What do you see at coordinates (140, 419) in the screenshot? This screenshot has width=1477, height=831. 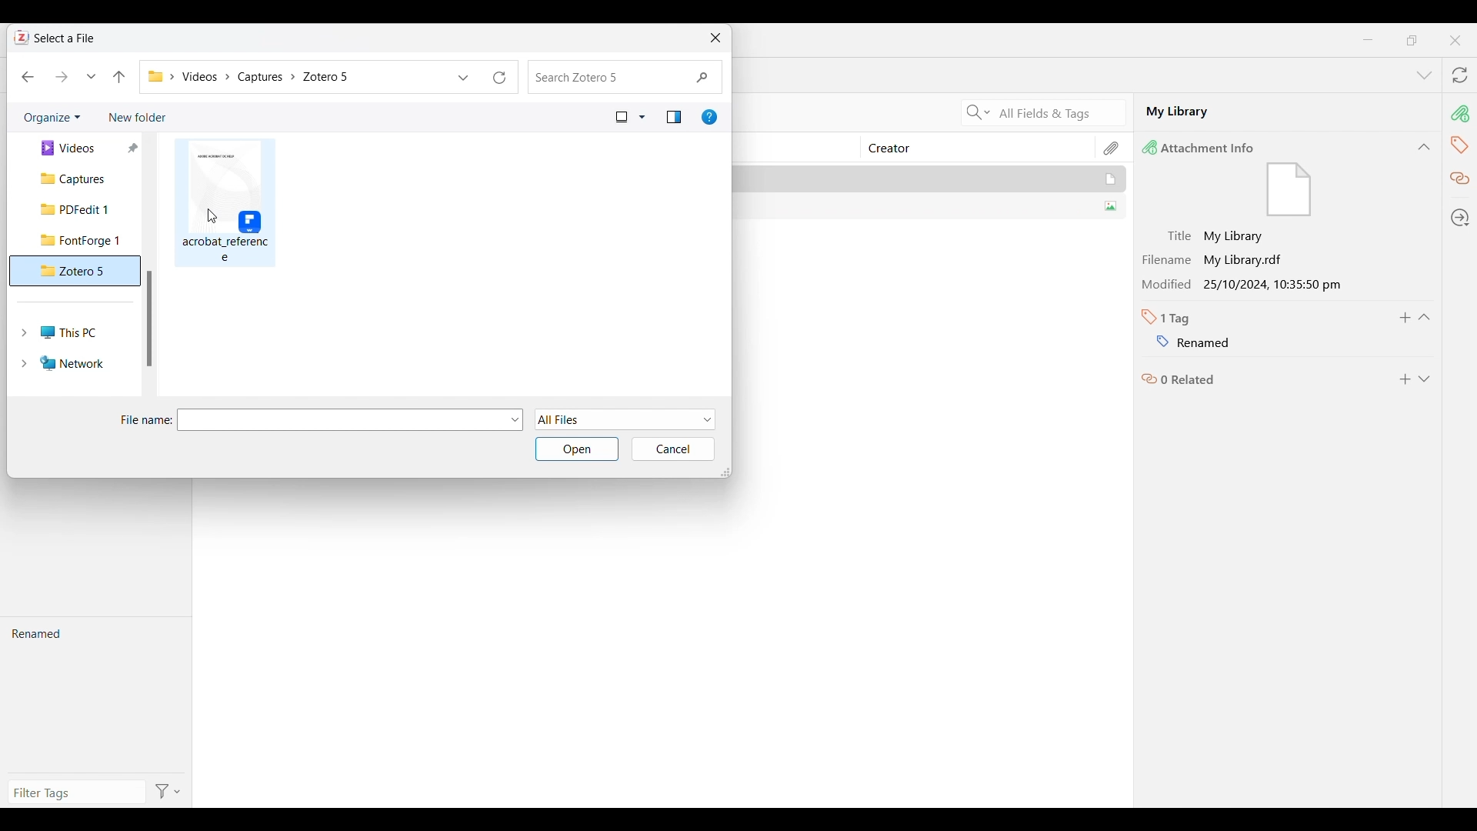 I see `File name:` at bounding box center [140, 419].